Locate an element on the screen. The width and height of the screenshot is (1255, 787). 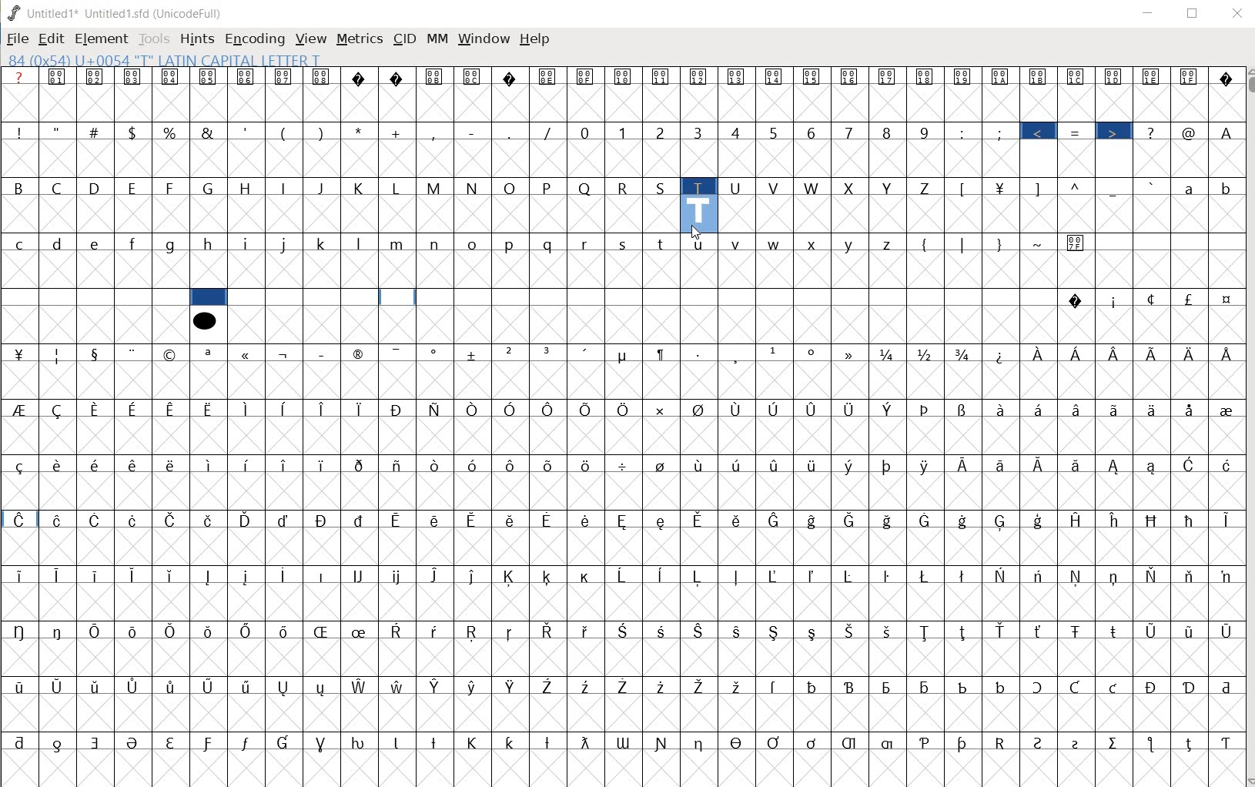
8 is located at coordinates (887, 132).